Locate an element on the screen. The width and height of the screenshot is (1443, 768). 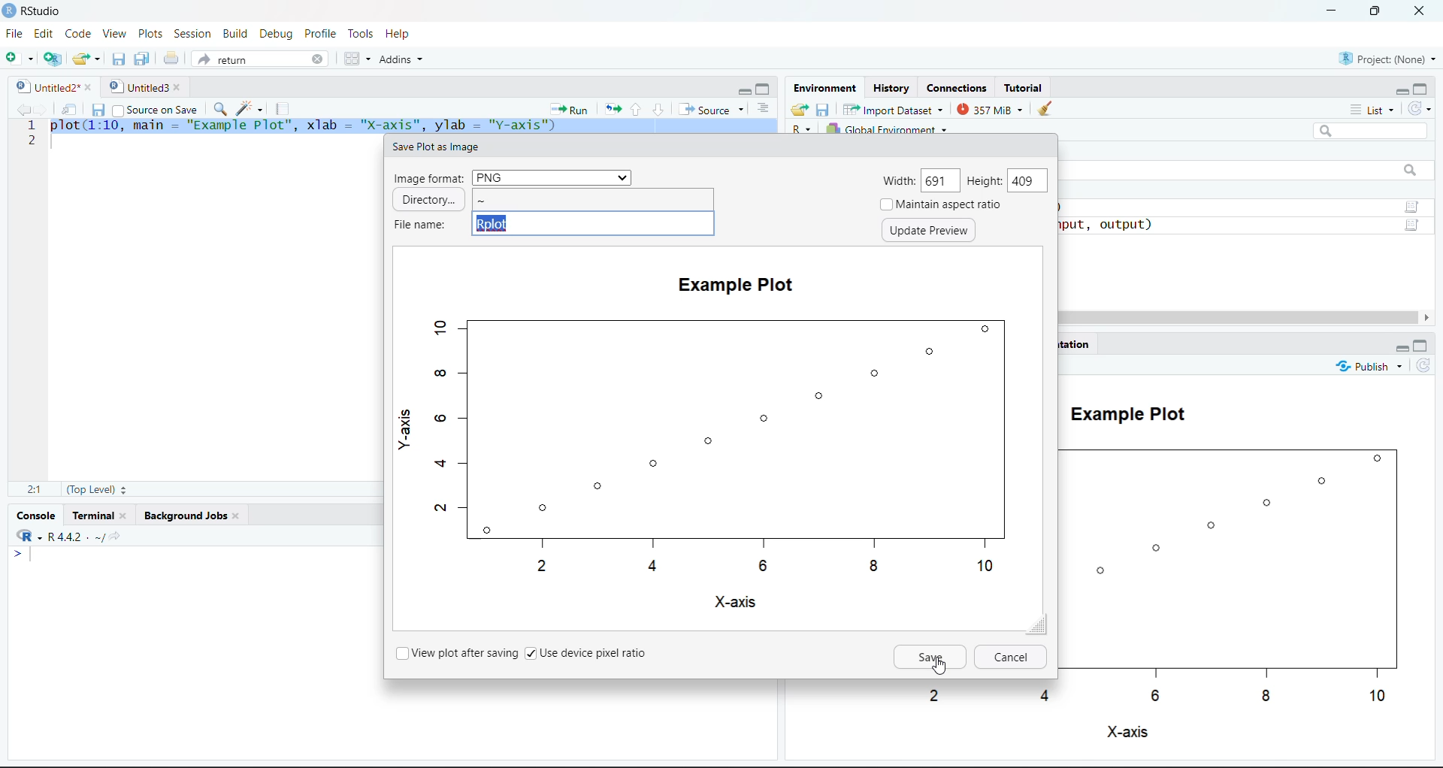
Plot is located at coordinates (720, 444).